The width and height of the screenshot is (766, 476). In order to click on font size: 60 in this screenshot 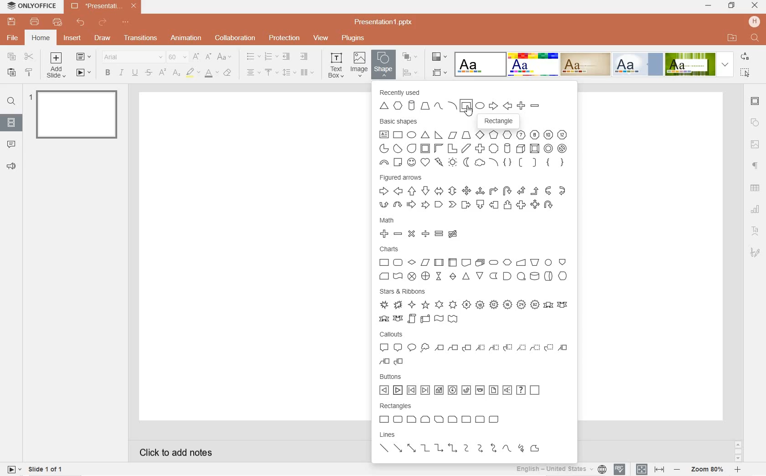, I will do `click(176, 58)`.